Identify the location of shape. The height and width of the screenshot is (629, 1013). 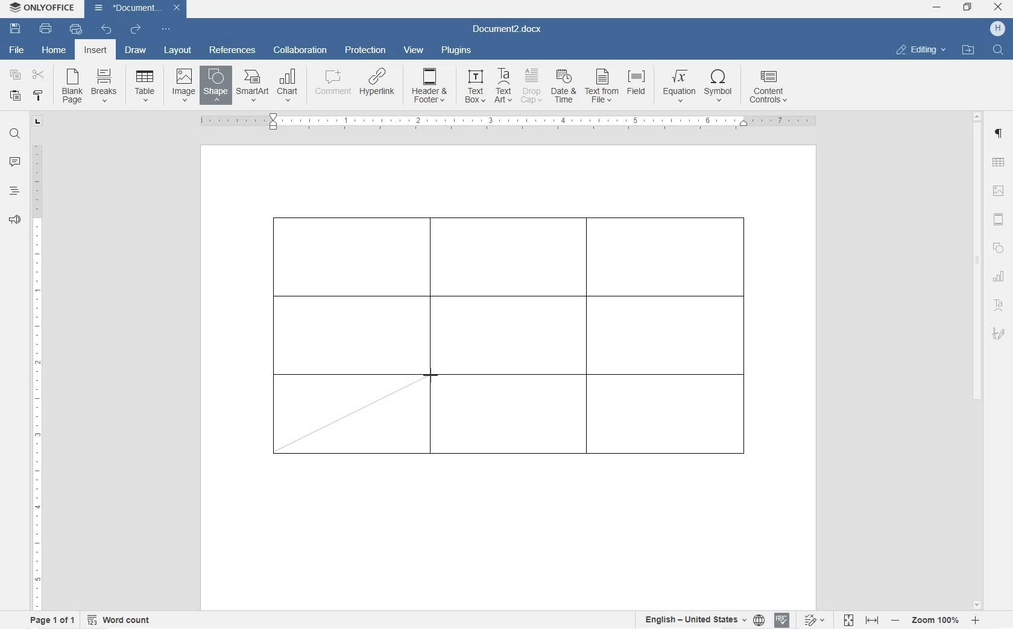
(999, 248).